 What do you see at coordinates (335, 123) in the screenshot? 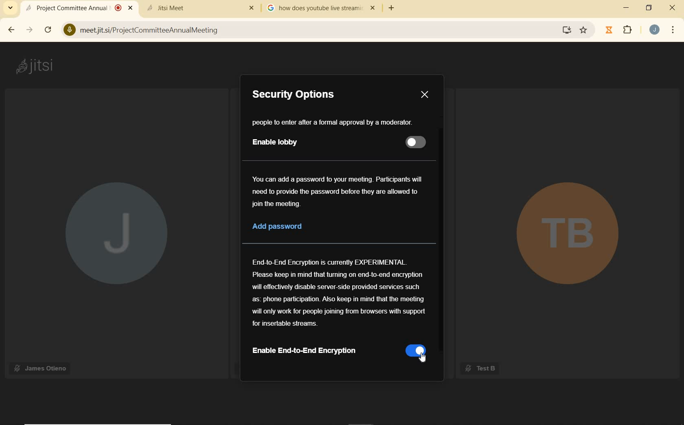
I see `people to enter after a formal approval by a moderator.` at bounding box center [335, 123].